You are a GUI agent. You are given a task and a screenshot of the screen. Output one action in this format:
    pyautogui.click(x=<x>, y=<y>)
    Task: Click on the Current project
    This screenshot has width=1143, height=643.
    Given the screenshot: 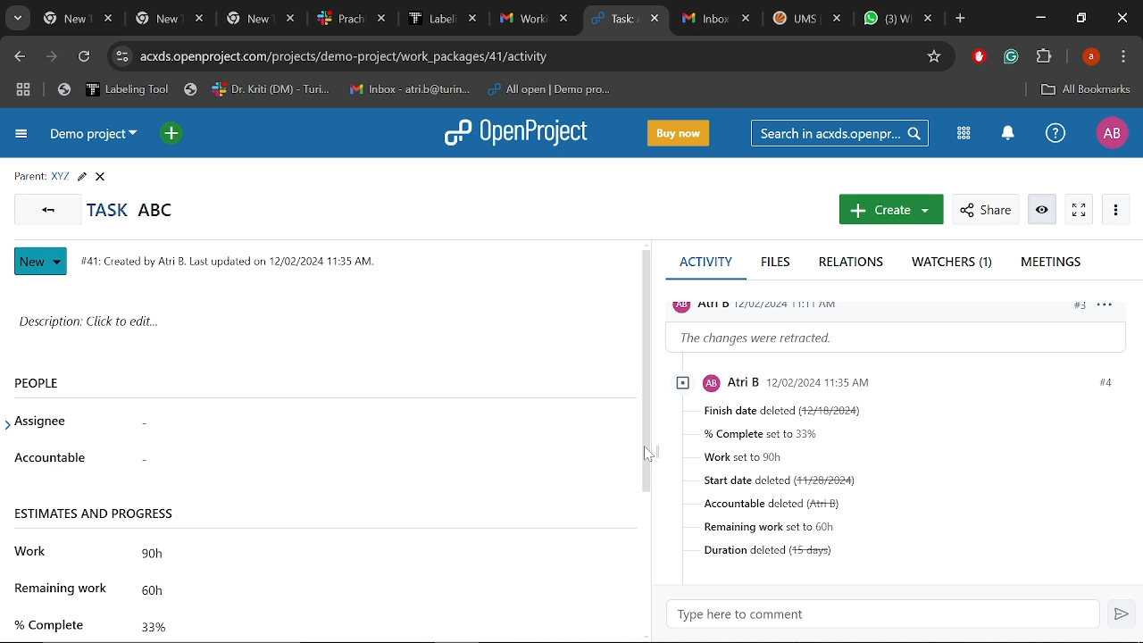 What is the action you would take?
    pyautogui.click(x=92, y=134)
    